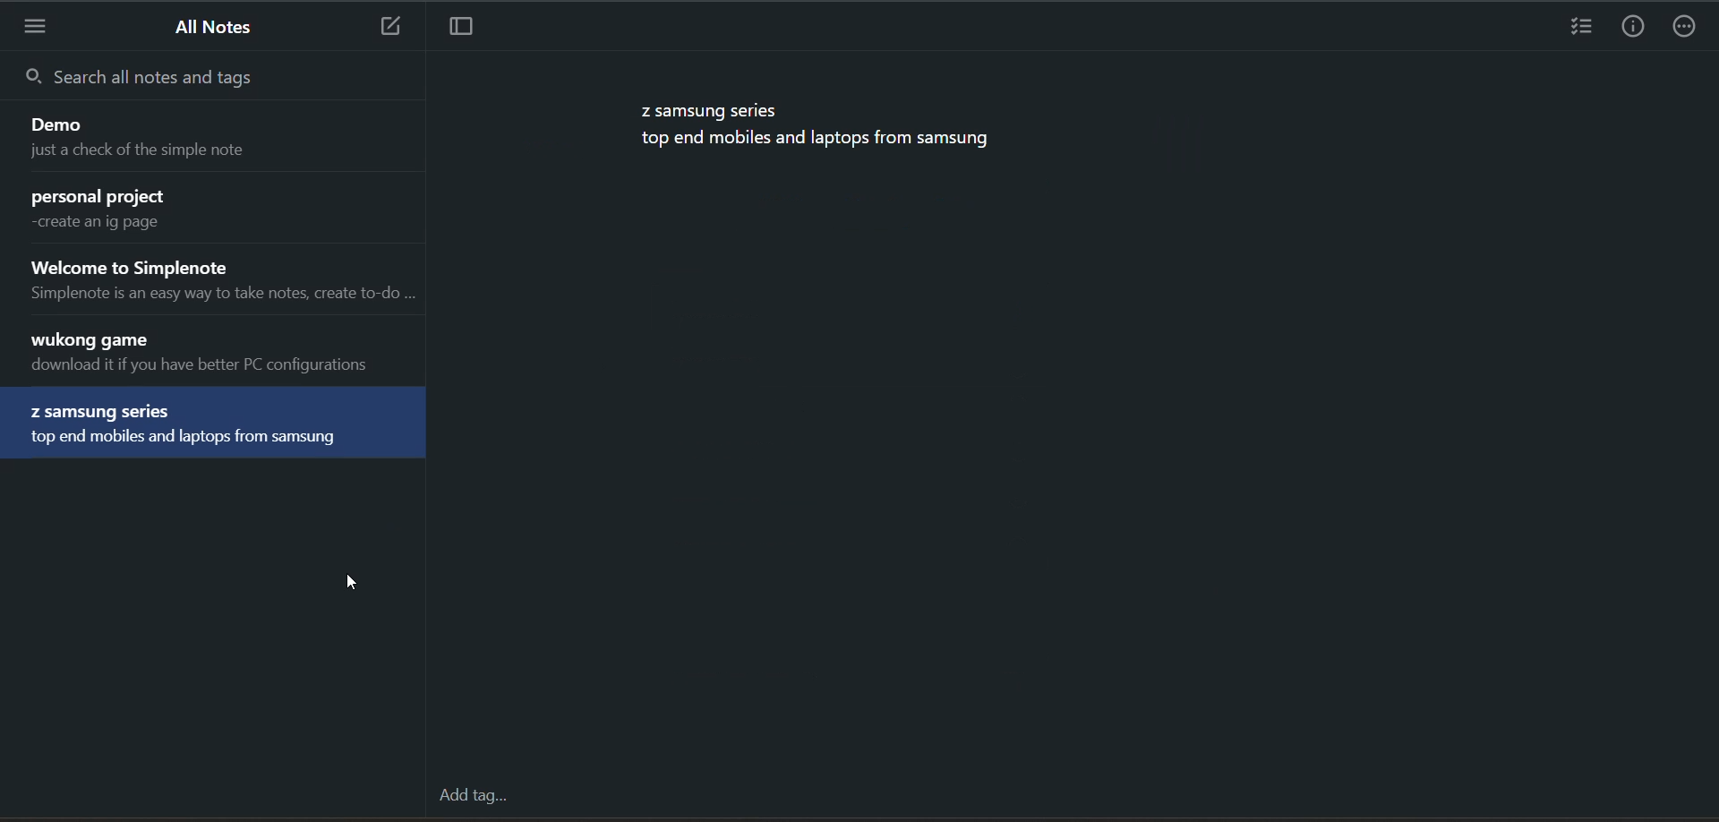  Describe the element at coordinates (38, 30) in the screenshot. I see `menu` at that location.